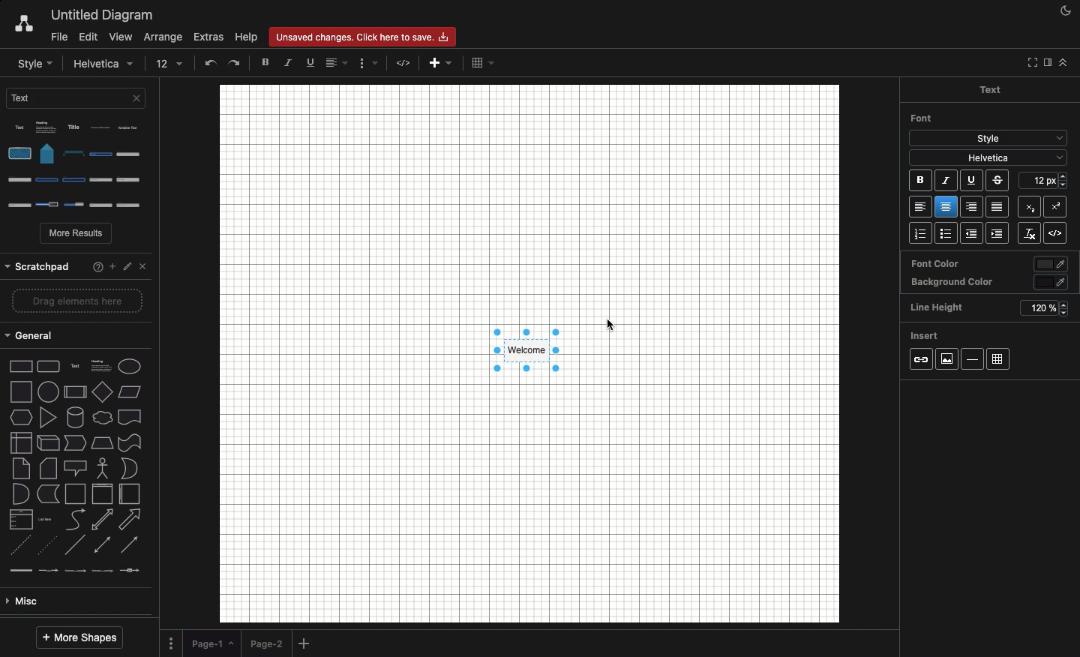 The width and height of the screenshot is (1080, 657). I want to click on Misc, so click(73, 468).